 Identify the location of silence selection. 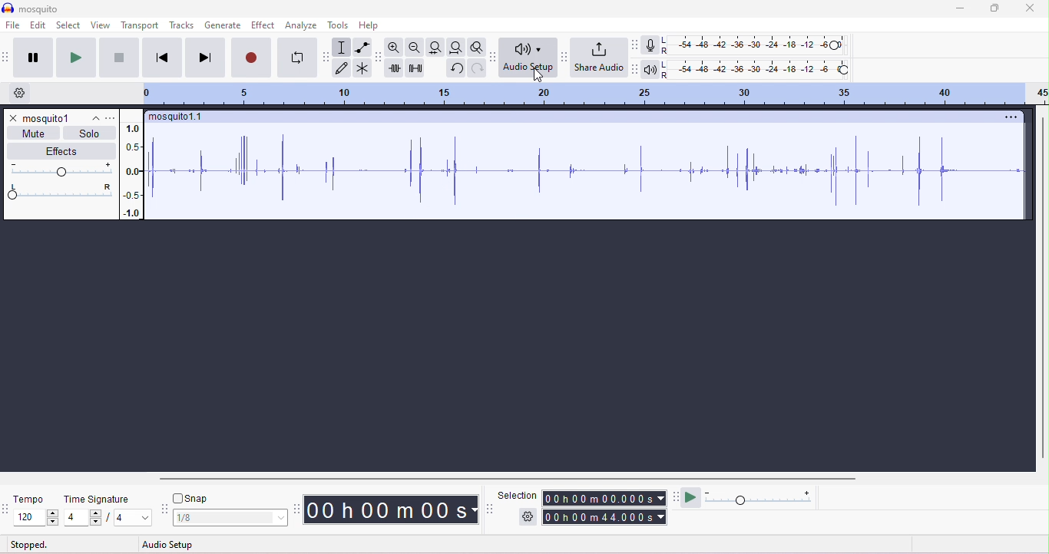
(416, 69).